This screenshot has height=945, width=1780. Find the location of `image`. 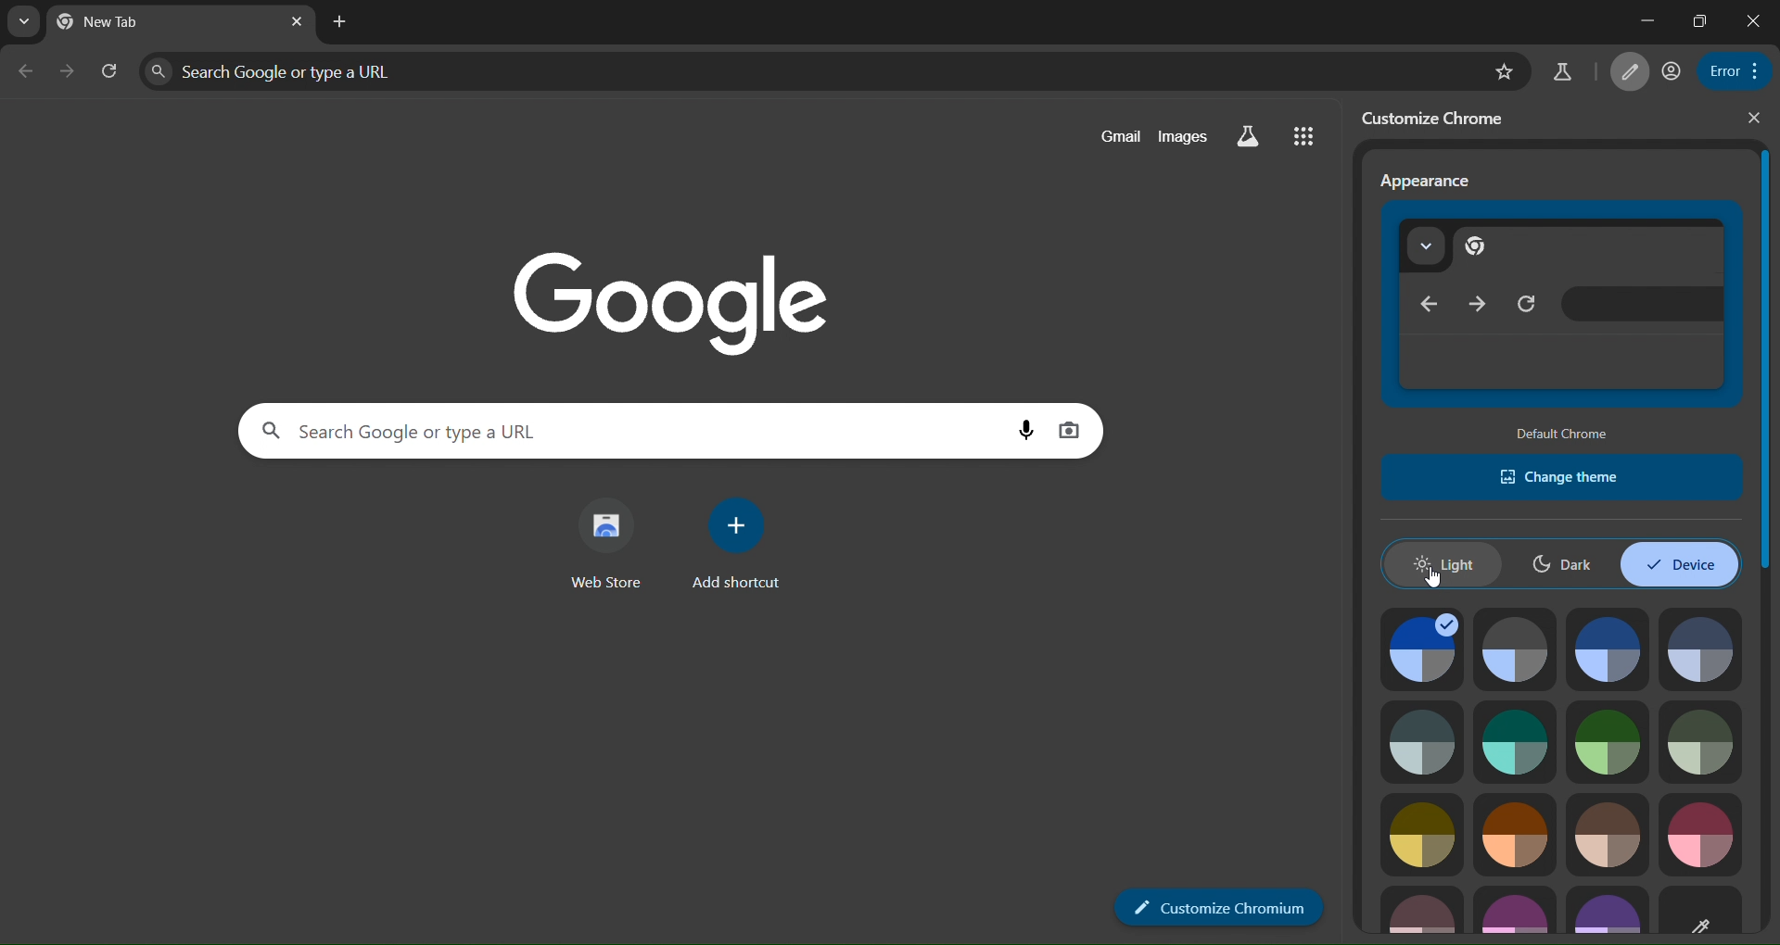

image is located at coordinates (1514, 740).